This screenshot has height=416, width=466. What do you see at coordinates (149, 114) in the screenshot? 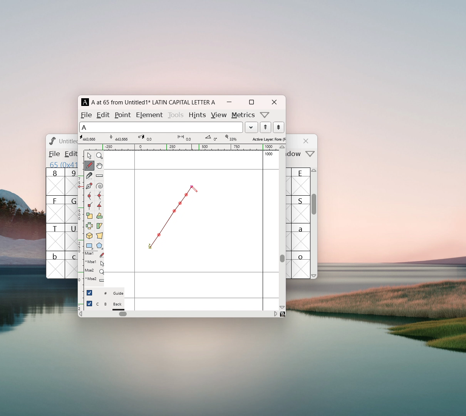
I see `element` at bounding box center [149, 114].